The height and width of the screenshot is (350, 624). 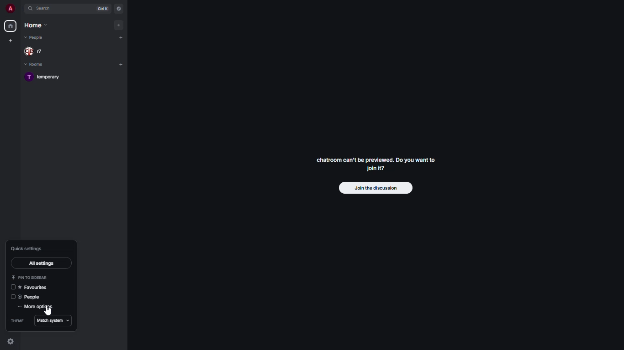 I want to click on add, so click(x=119, y=24).